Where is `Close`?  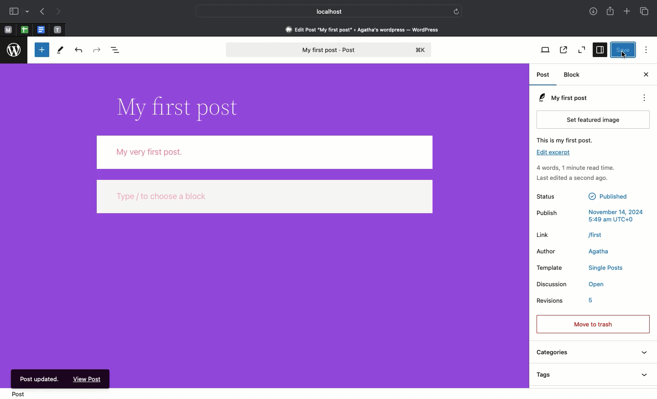
Close is located at coordinates (645, 75).